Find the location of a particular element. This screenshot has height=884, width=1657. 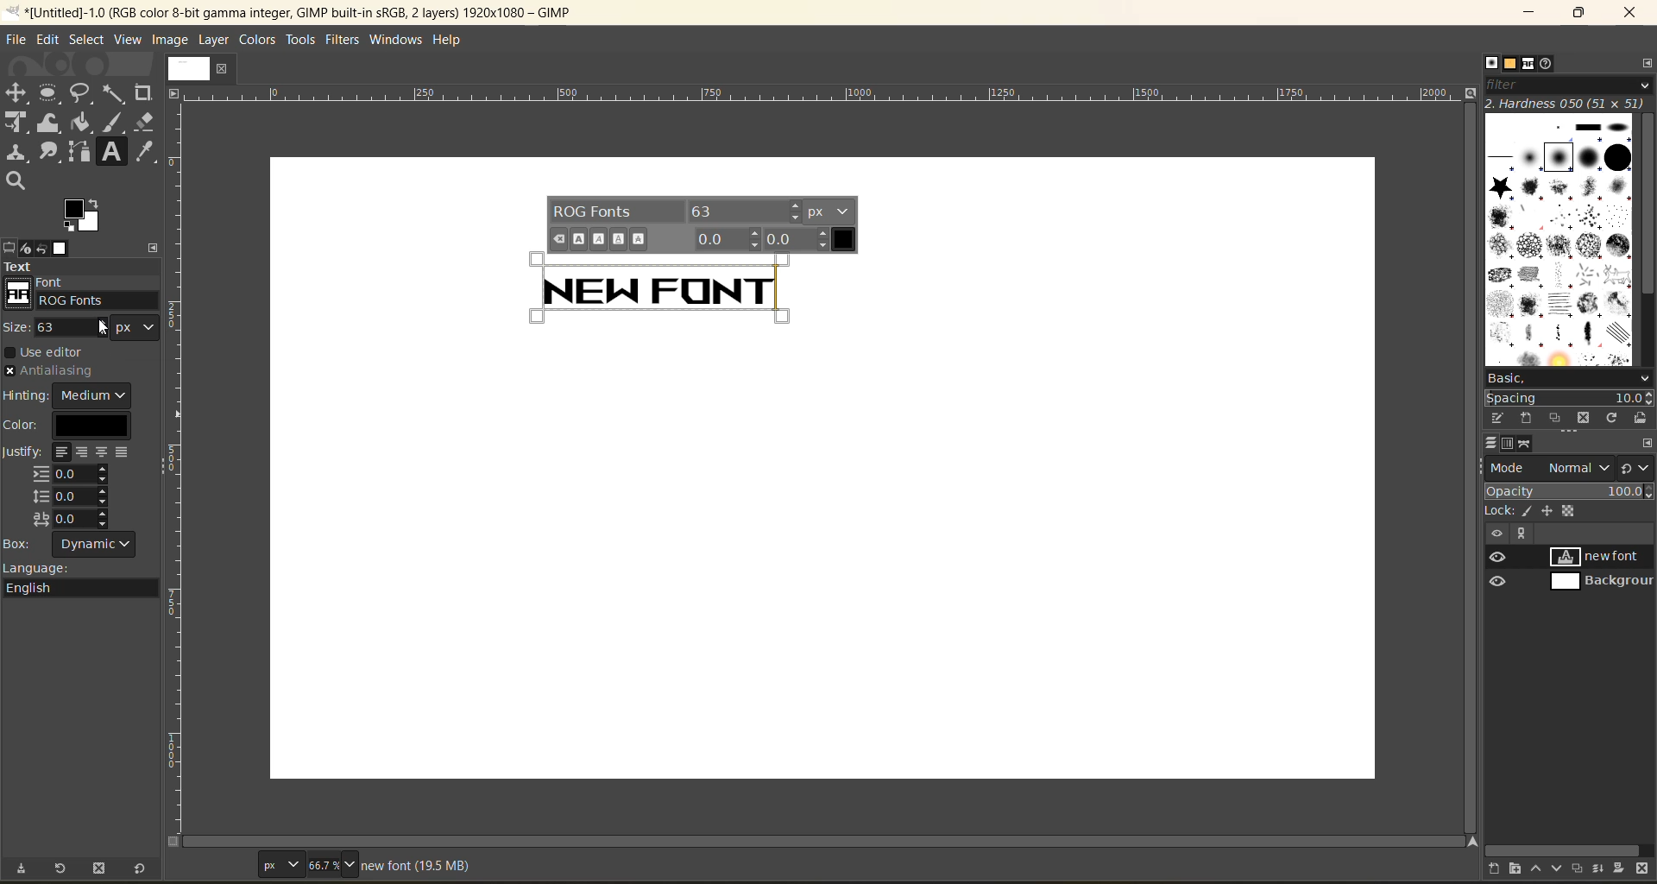

use editor is located at coordinates (51, 353).